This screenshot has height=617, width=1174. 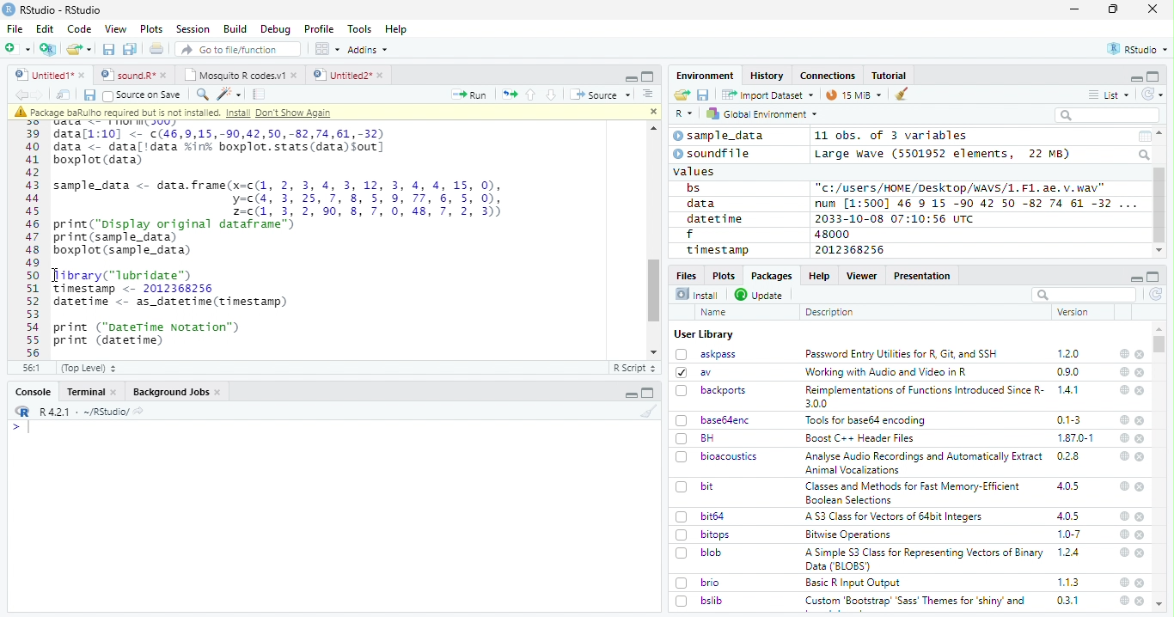 What do you see at coordinates (33, 392) in the screenshot?
I see `Console` at bounding box center [33, 392].